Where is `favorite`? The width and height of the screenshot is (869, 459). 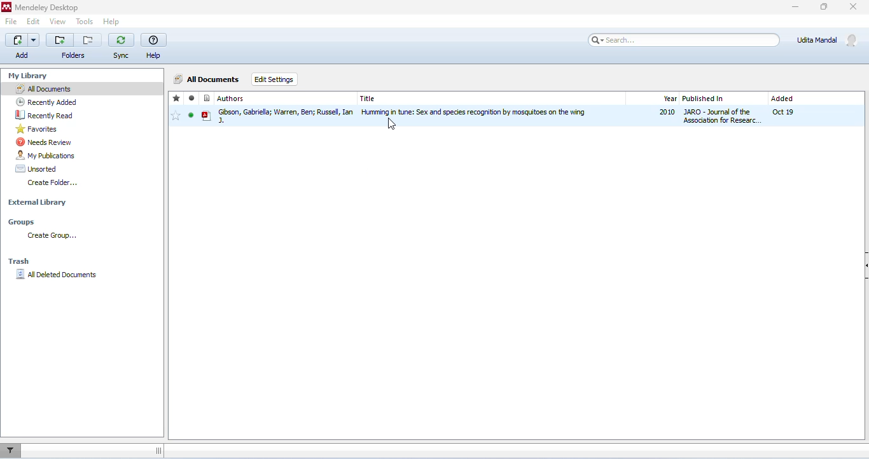 favorite is located at coordinates (177, 98).